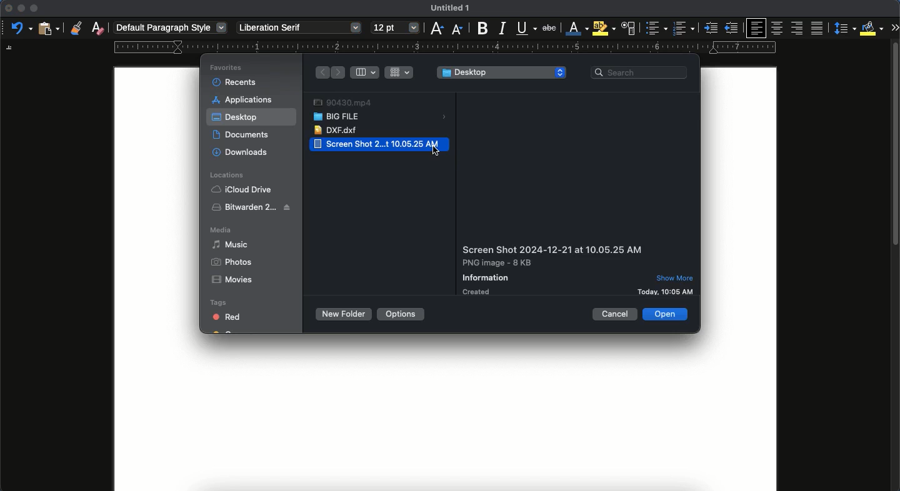 The image size is (900, 491). Describe the element at coordinates (641, 73) in the screenshot. I see `search` at that location.